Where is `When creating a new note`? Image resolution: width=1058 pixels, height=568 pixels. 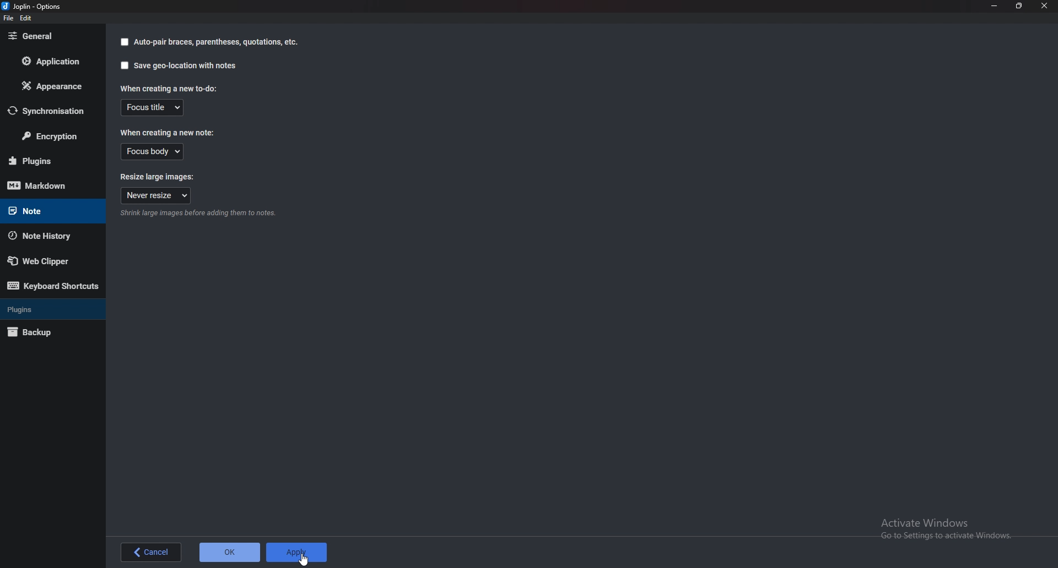
When creating a new note is located at coordinates (168, 133).